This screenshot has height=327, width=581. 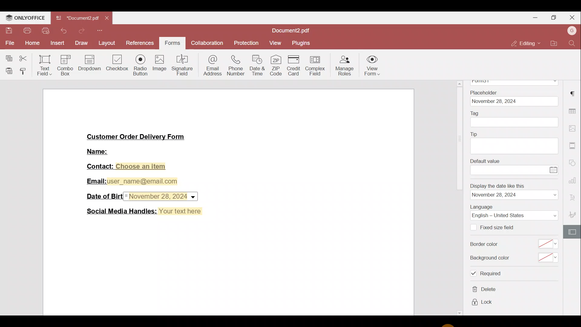 What do you see at coordinates (106, 18) in the screenshot?
I see `Close tab` at bounding box center [106, 18].